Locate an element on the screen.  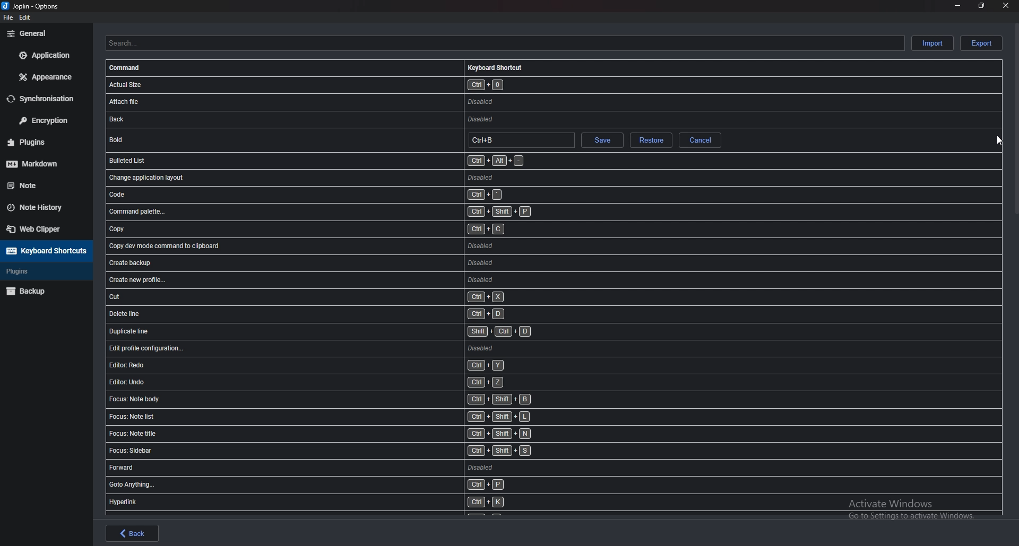
shortcut is located at coordinates (319, 85).